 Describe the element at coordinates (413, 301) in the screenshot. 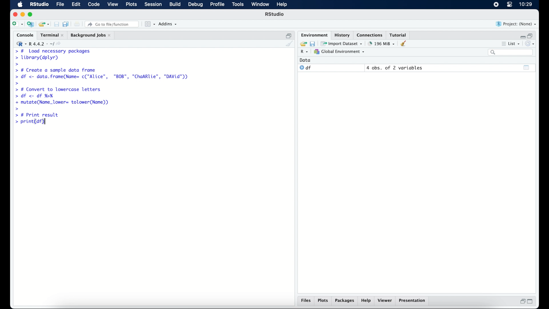

I see `presentation` at that location.